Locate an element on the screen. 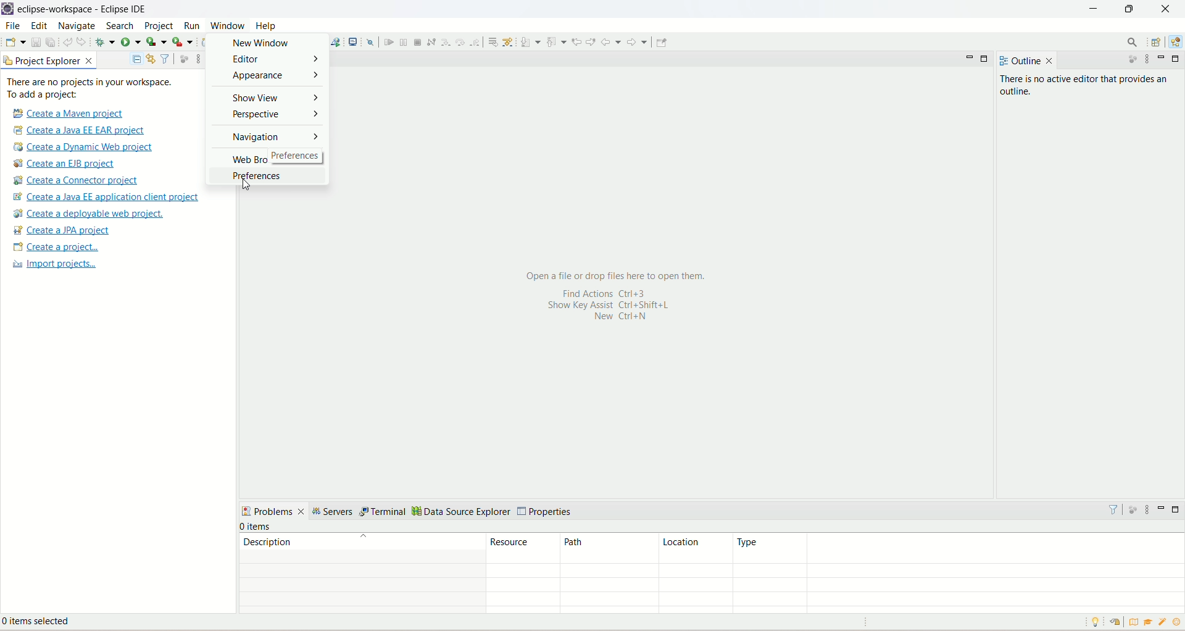  Open a file or drop files here to open them. is located at coordinates (618, 275).